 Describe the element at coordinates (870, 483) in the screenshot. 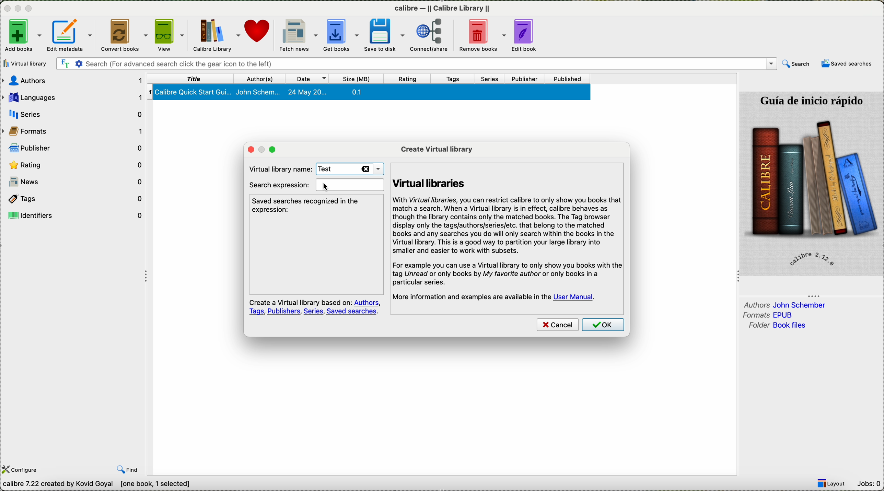

I see `Jobs: 0` at that location.